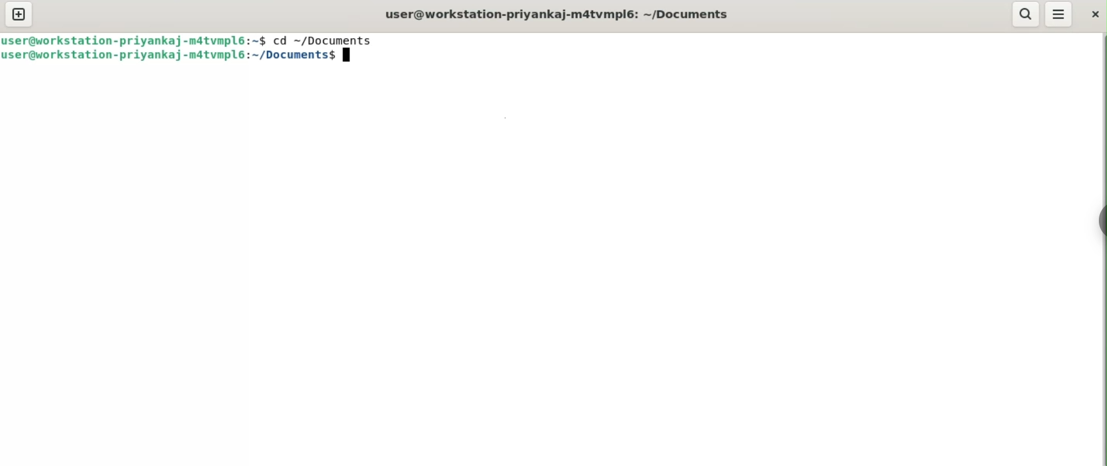  Describe the element at coordinates (559, 14) in the screenshot. I see `shell promptuser@workstation-priyankaj-m4tvmpl6: ~/Documents$` at that location.